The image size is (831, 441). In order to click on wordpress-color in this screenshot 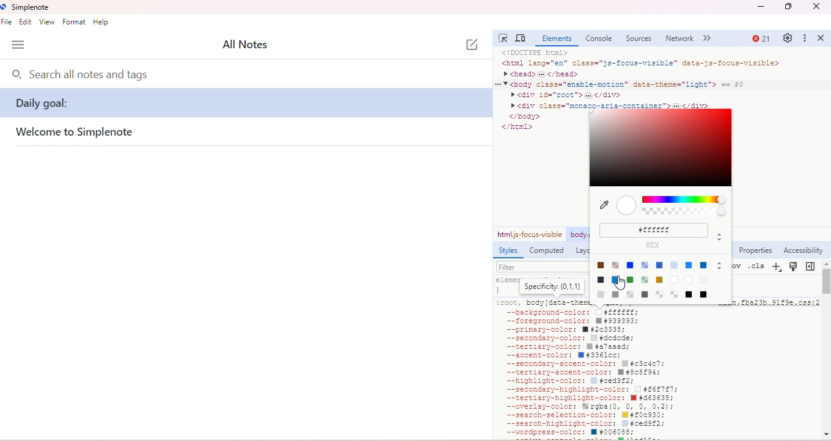, I will do `click(573, 432)`.